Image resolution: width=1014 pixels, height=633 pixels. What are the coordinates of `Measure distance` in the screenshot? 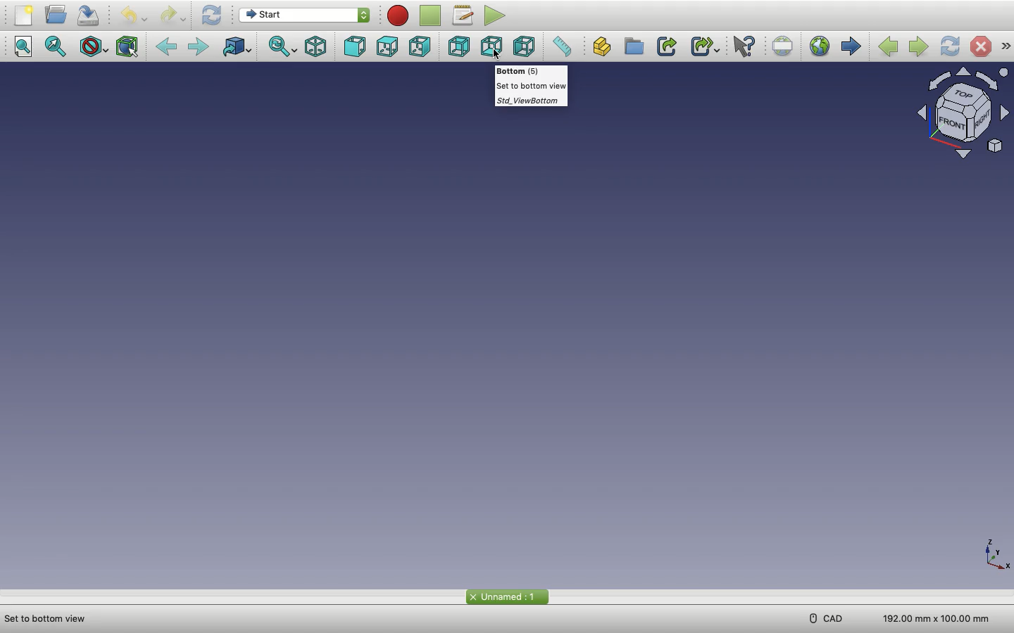 It's located at (565, 48).